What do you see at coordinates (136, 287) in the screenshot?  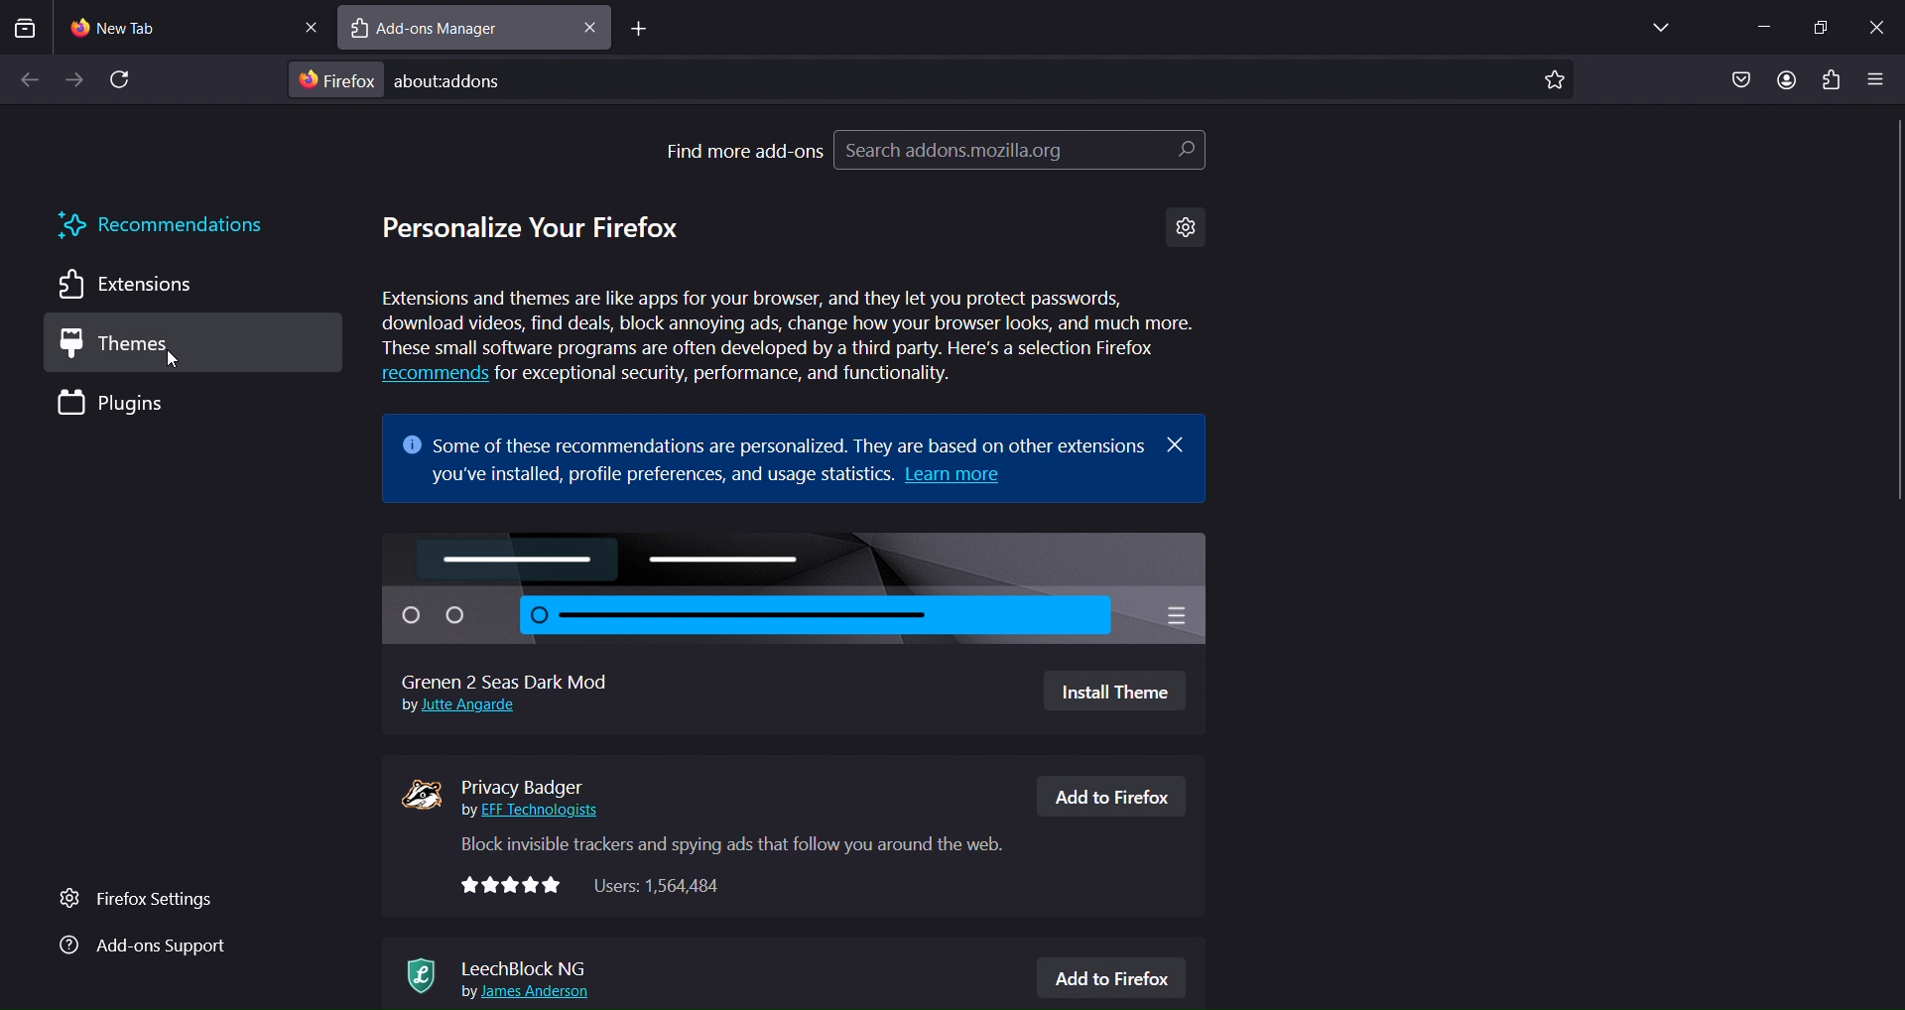 I see `extensions` at bounding box center [136, 287].